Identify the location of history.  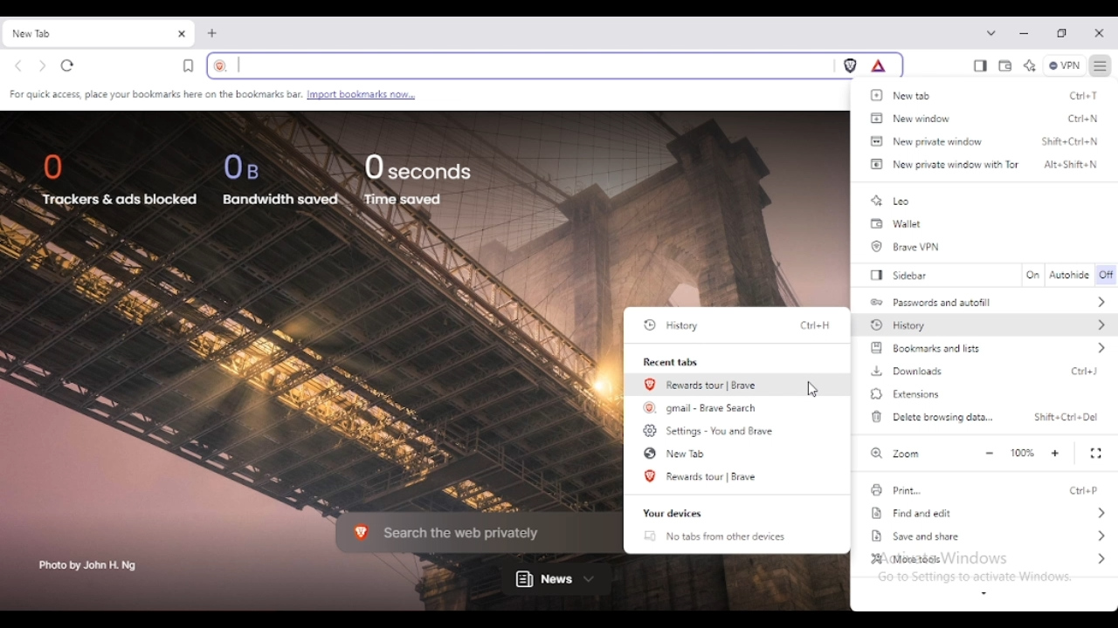
(674, 325).